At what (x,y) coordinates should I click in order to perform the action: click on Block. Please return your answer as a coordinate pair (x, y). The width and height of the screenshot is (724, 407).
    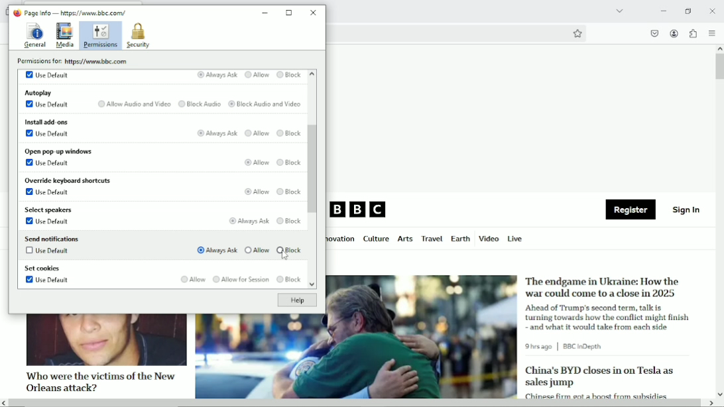
    Looking at the image, I should click on (289, 75).